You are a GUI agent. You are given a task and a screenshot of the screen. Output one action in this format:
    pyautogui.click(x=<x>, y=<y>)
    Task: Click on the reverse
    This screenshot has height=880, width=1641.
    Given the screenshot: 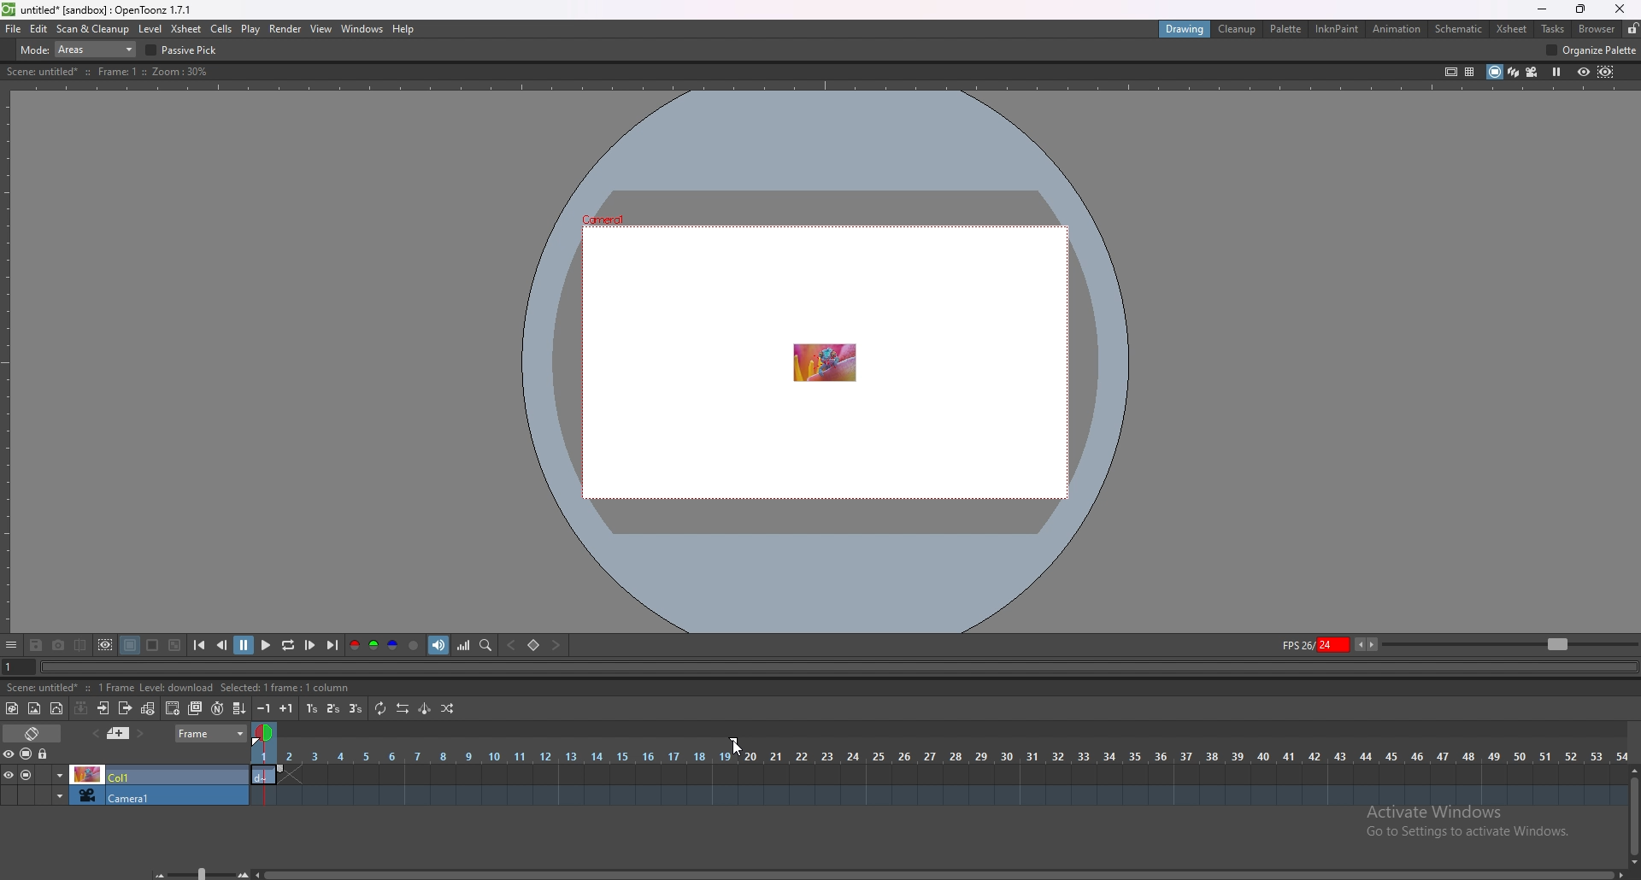 What is the action you would take?
    pyautogui.click(x=403, y=708)
    